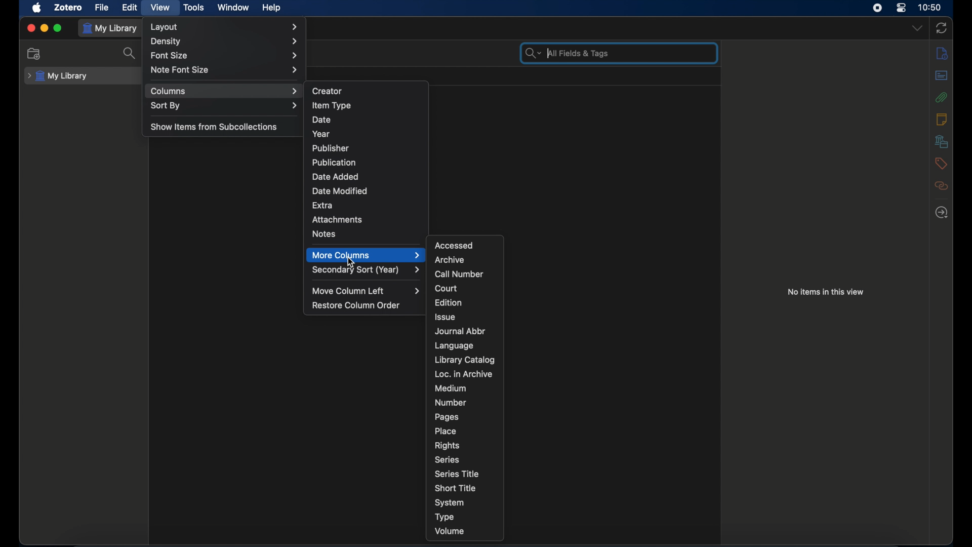  What do you see at coordinates (335, 176) in the screenshot?
I see `date added` at bounding box center [335, 176].